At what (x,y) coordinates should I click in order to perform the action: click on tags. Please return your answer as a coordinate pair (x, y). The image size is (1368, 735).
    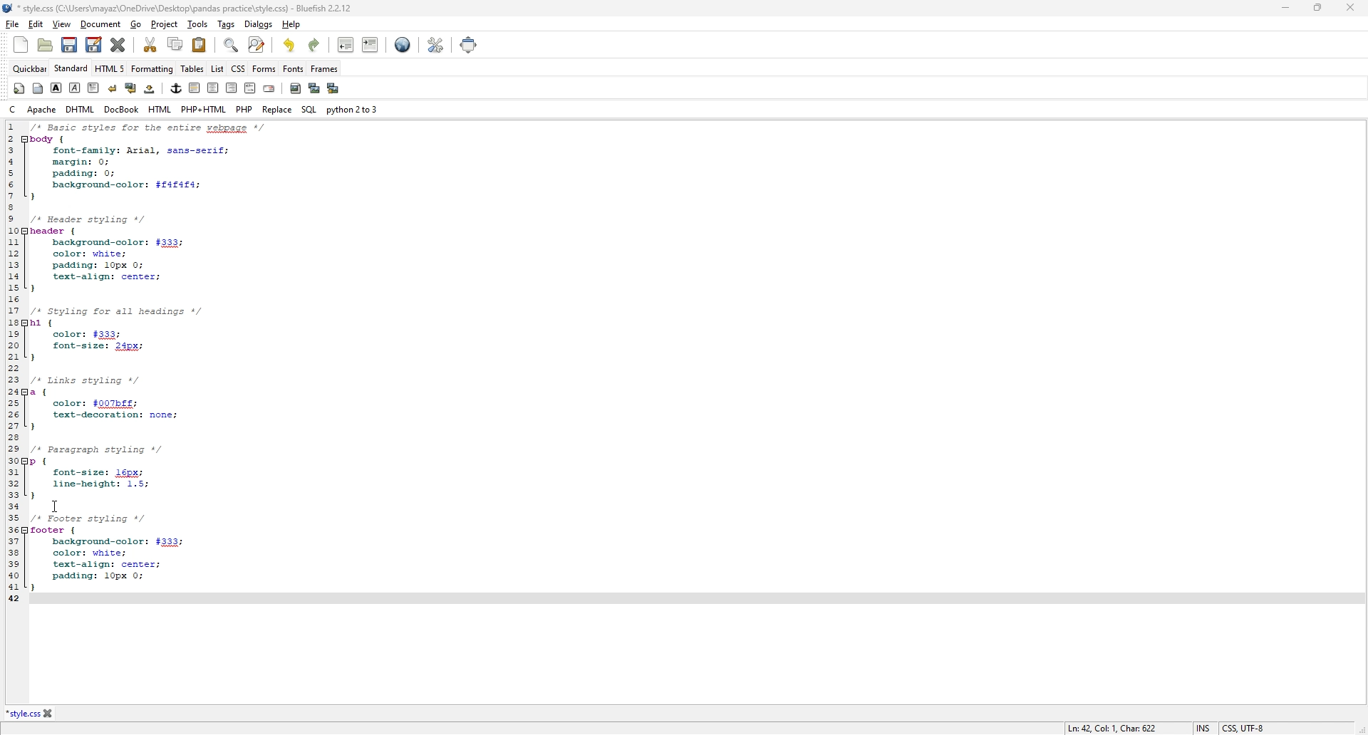
    Looking at the image, I should click on (227, 23).